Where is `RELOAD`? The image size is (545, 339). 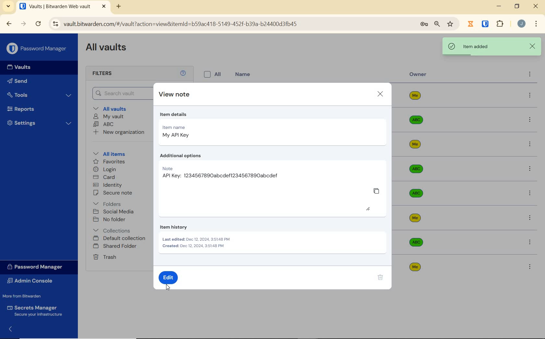
RELOAD is located at coordinates (39, 24).